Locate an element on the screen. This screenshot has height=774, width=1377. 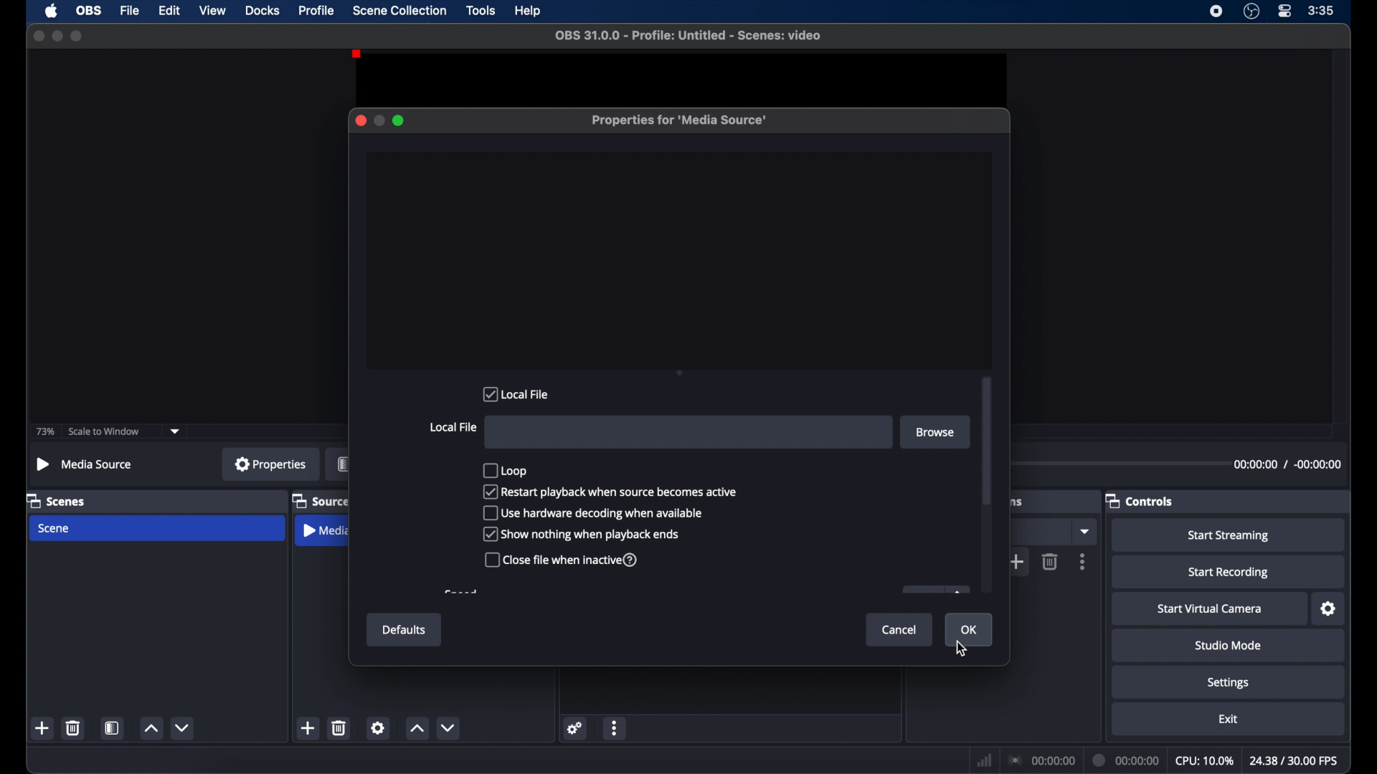
view is located at coordinates (214, 11).